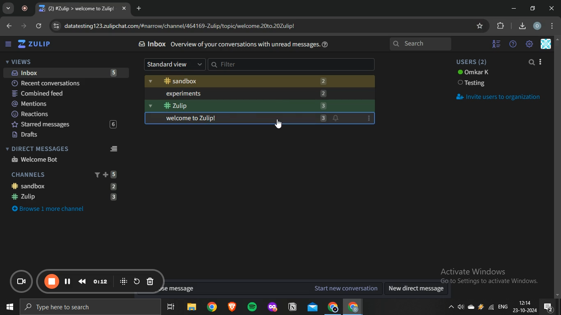 This screenshot has height=315, width=561. Describe the element at coordinates (212, 307) in the screenshot. I see `google chrome` at that location.